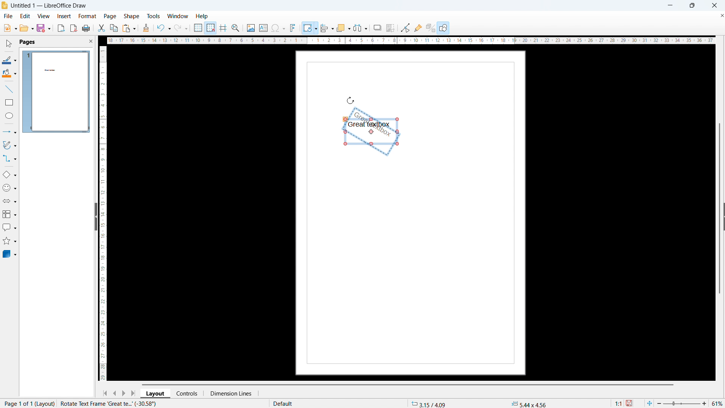  Describe the element at coordinates (9, 102) in the screenshot. I see `rectangle` at that location.